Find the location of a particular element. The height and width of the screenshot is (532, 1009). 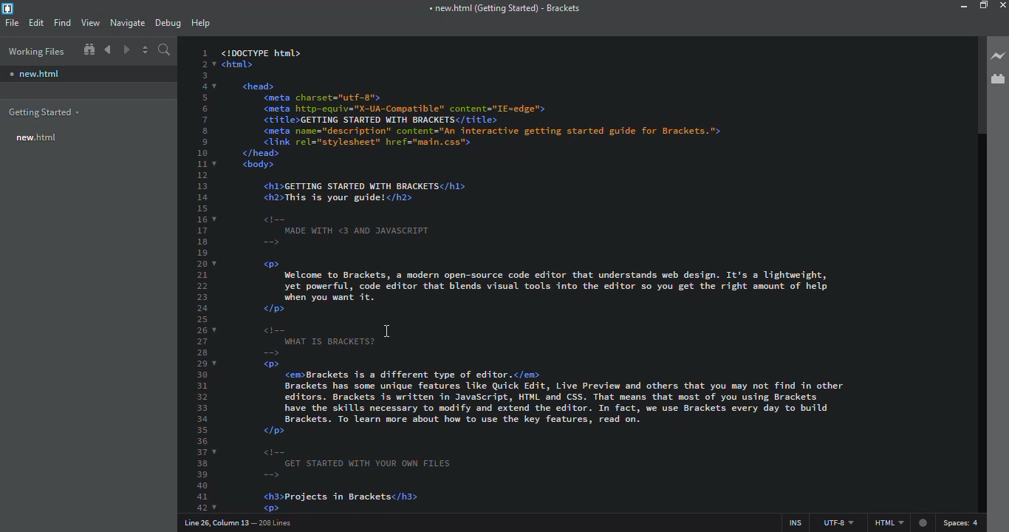

new is located at coordinates (35, 72).